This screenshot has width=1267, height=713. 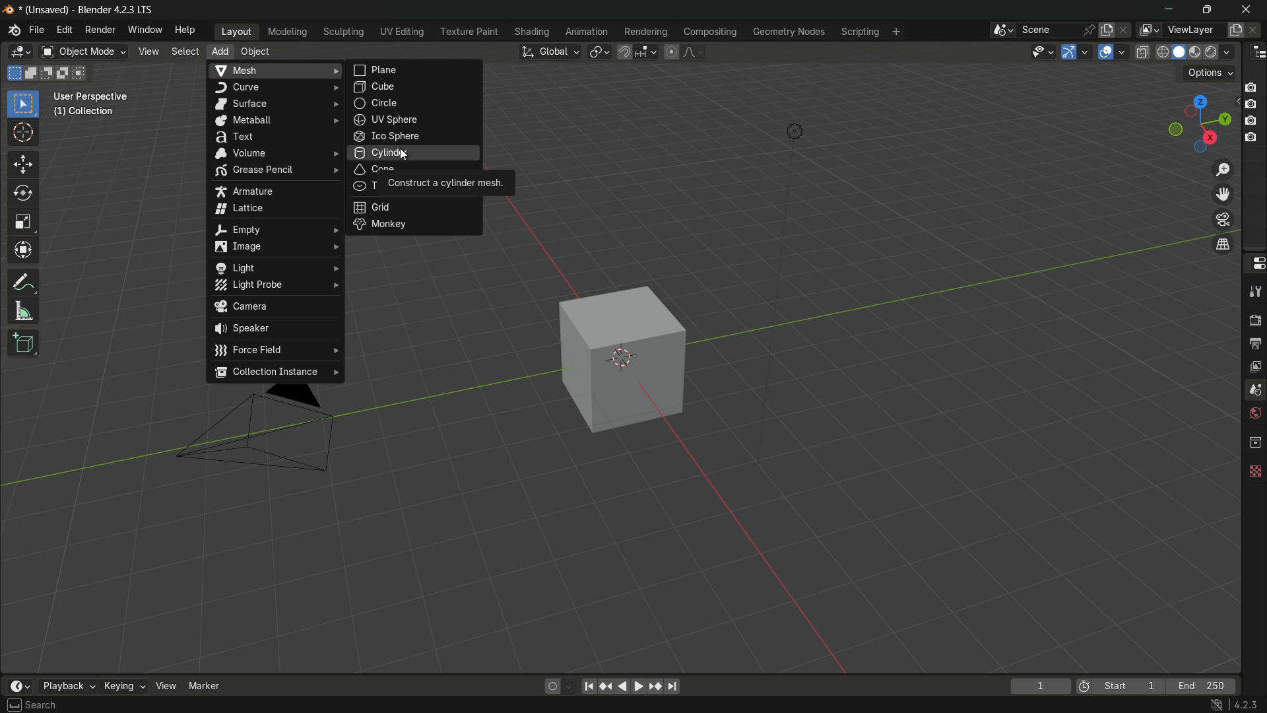 I want to click on move view layer, so click(x=1223, y=195).